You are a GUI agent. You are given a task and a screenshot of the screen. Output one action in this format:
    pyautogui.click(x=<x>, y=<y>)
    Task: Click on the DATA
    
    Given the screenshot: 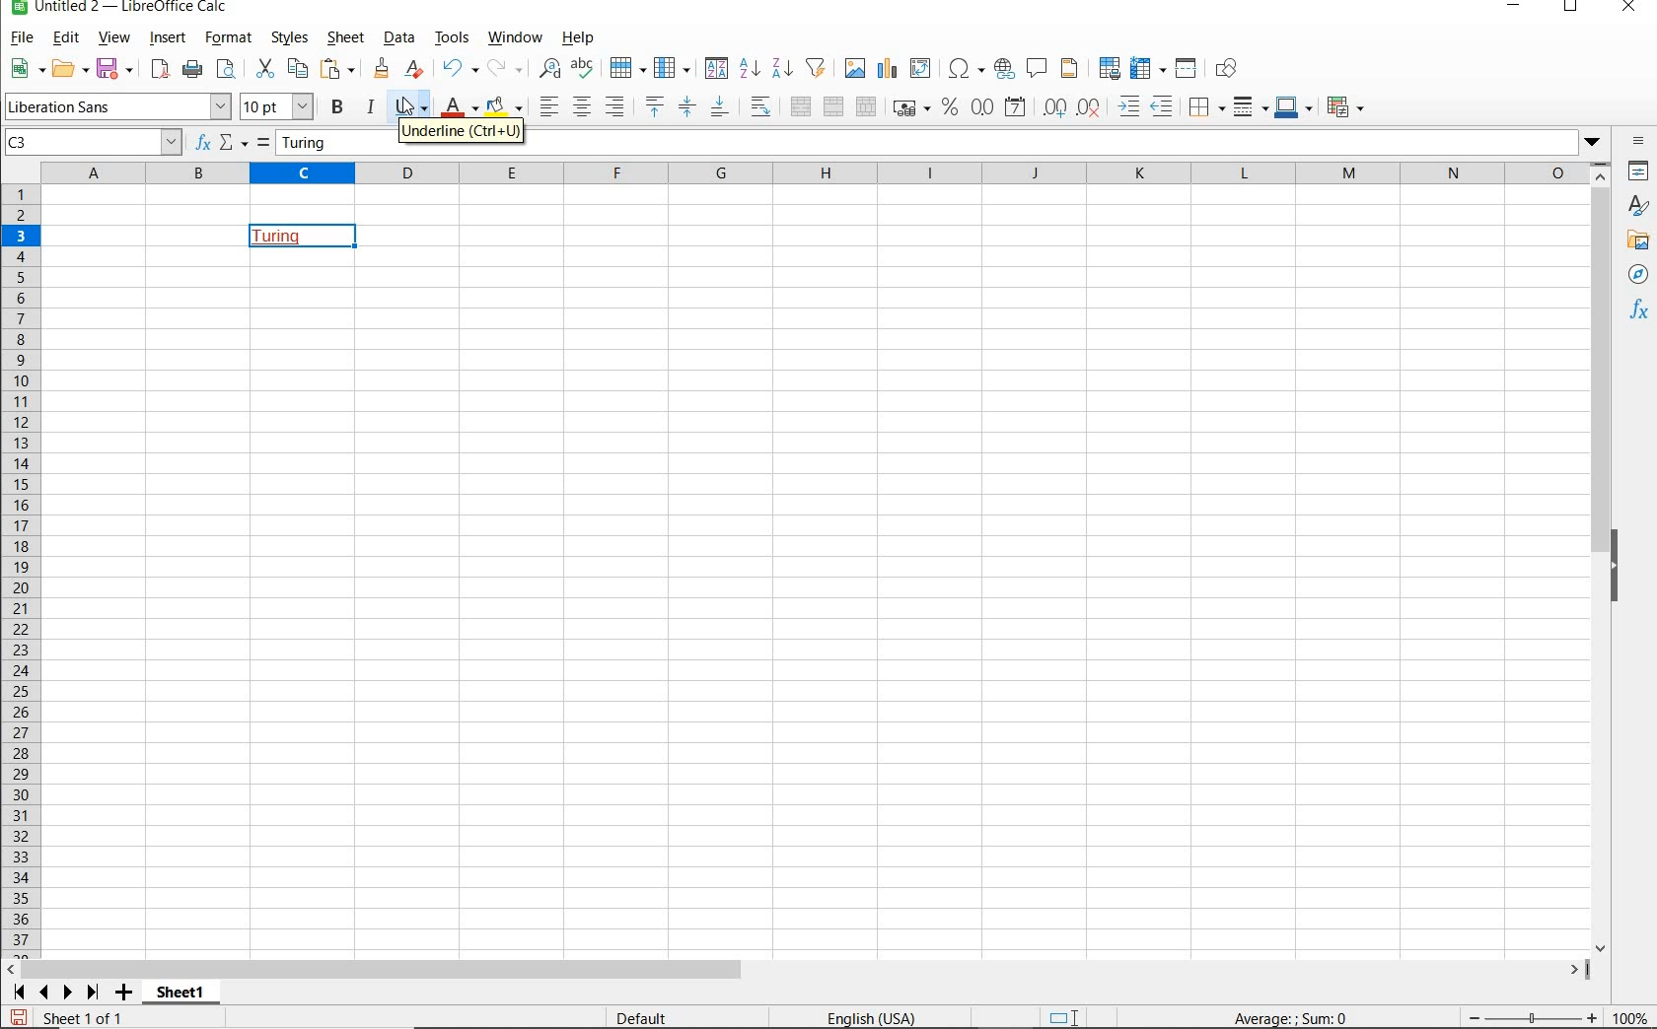 What is the action you would take?
    pyautogui.click(x=400, y=39)
    